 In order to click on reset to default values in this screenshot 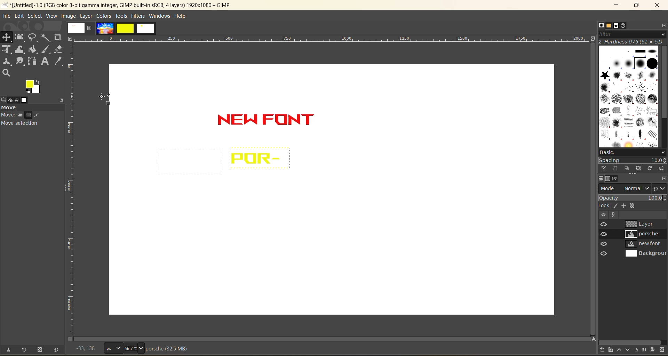, I will do `click(57, 350)`.